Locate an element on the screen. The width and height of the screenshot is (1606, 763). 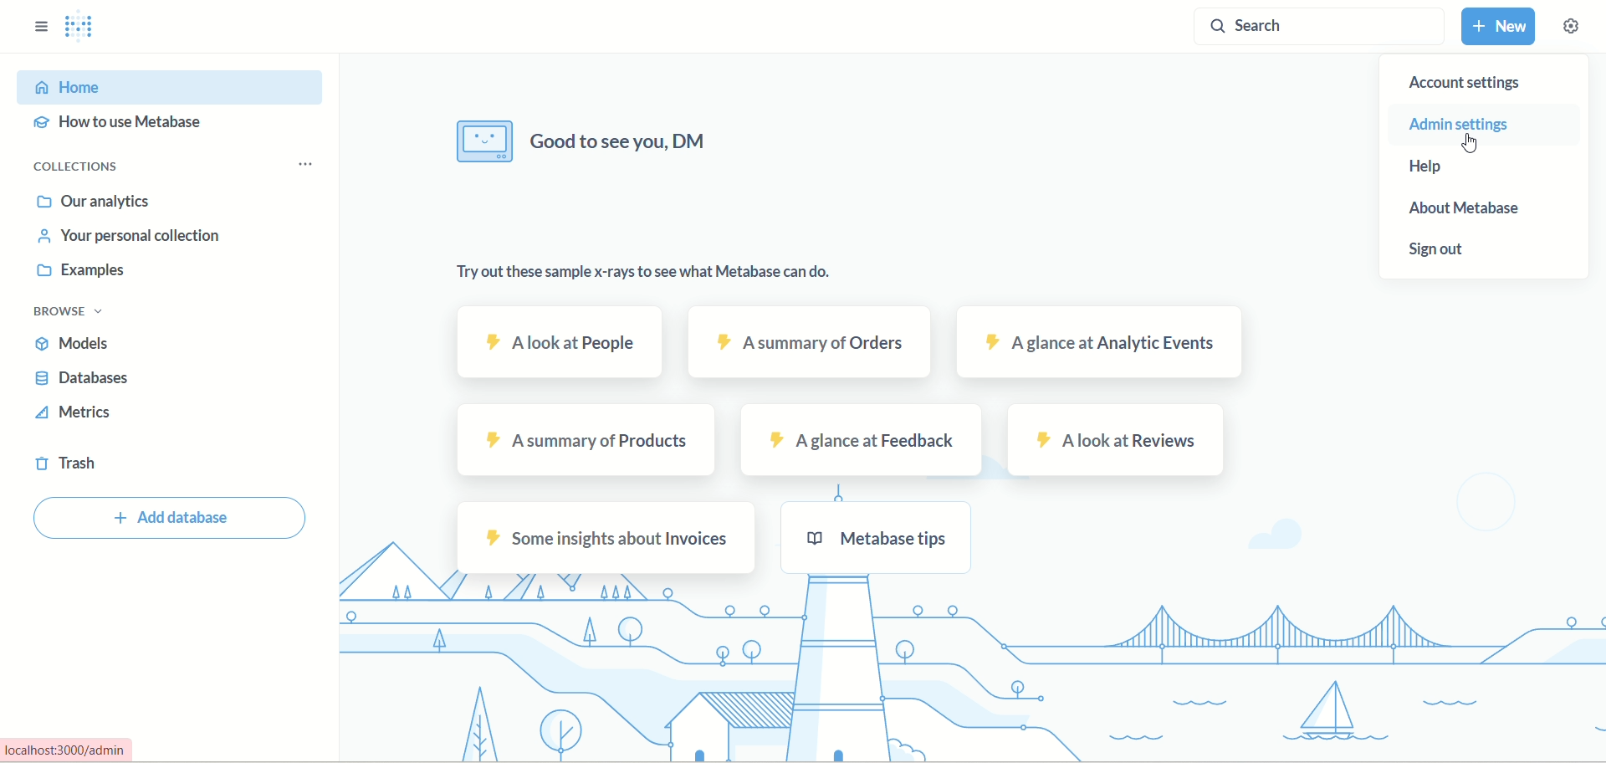
about metabase is located at coordinates (1467, 210).